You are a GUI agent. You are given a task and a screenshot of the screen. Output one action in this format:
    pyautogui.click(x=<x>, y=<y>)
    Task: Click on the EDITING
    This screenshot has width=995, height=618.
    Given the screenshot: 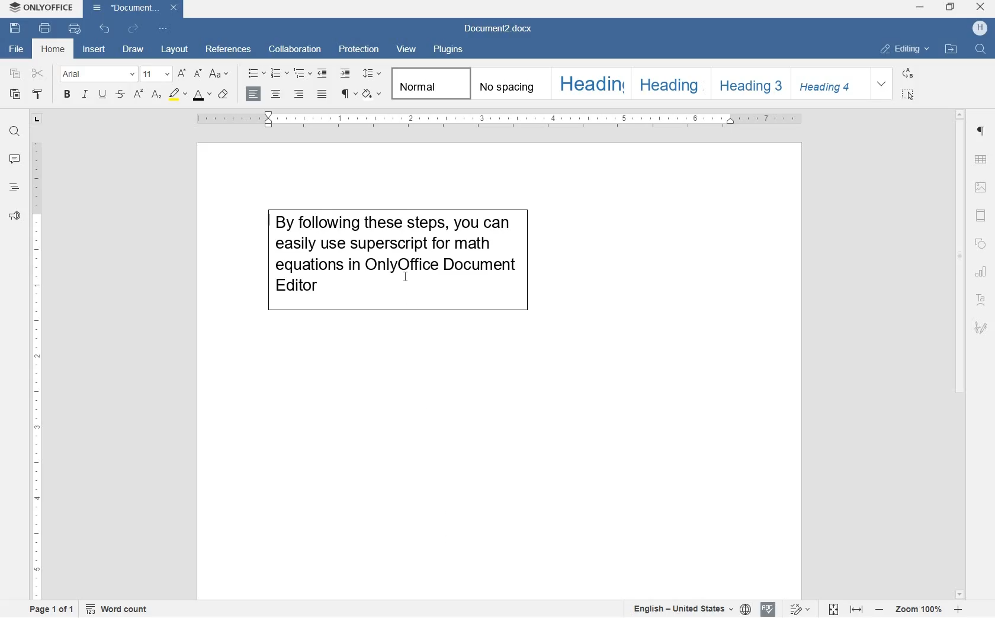 What is the action you would take?
    pyautogui.click(x=904, y=49)
    